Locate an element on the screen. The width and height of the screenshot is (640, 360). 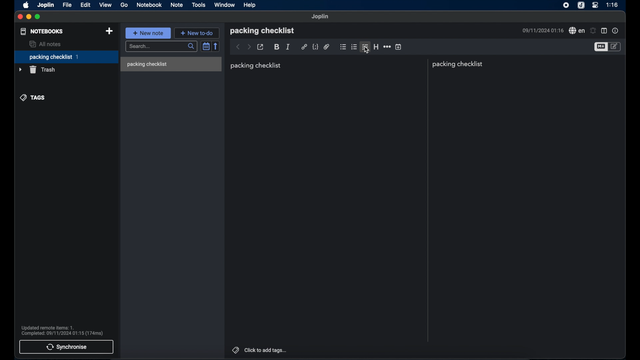
click to add tags is located at coordinates (260, 350).